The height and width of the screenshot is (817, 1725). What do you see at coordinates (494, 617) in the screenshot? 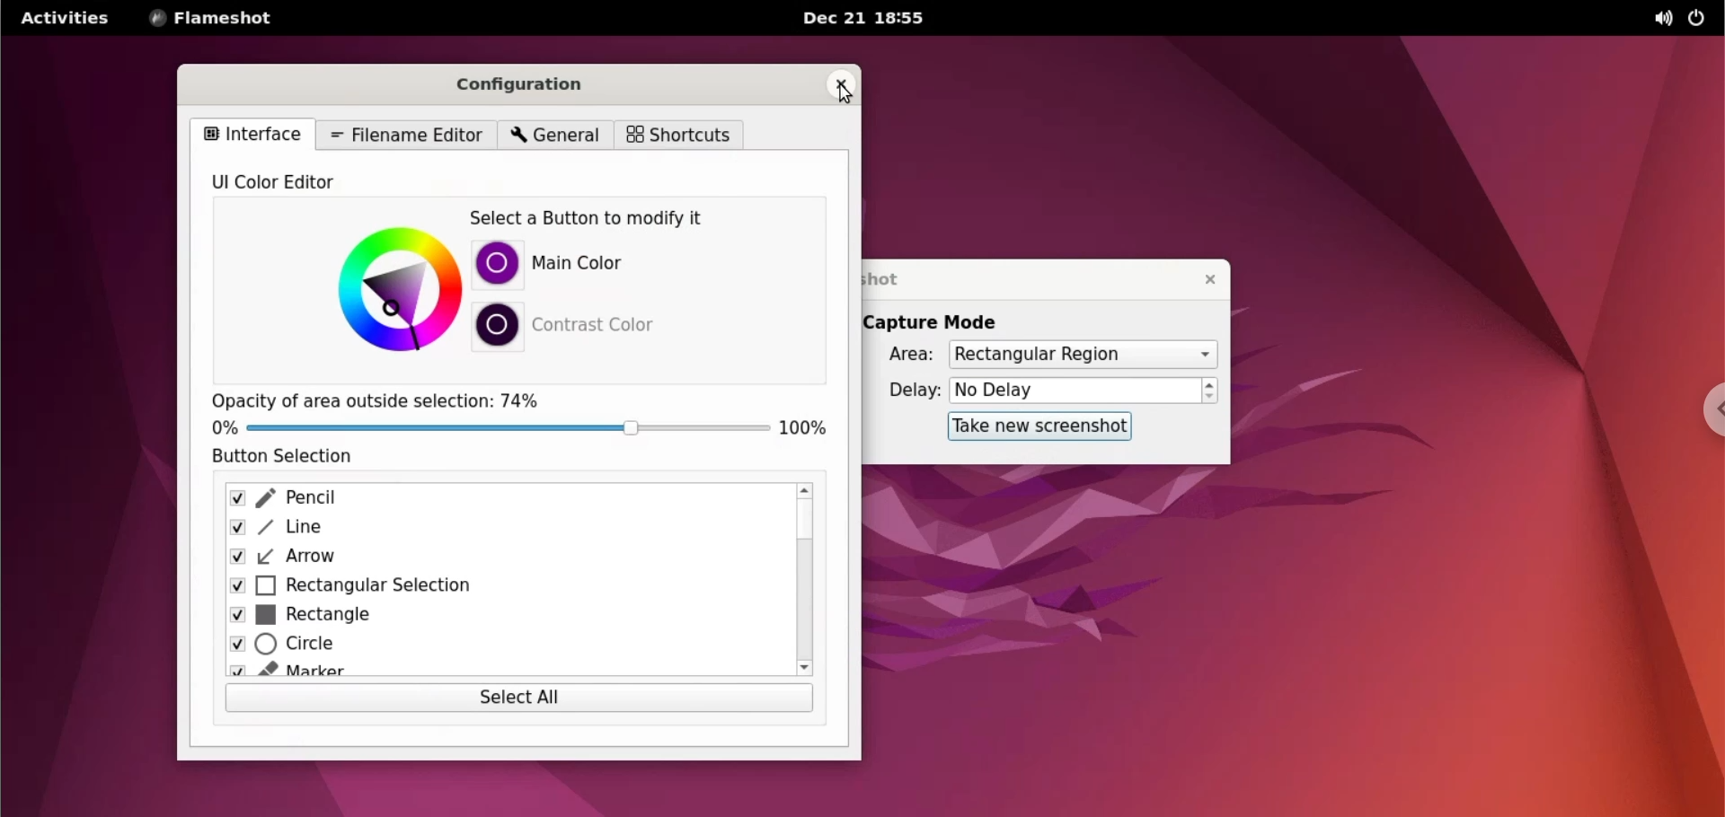
I see `rectangle` at bounding box center [494, 617].